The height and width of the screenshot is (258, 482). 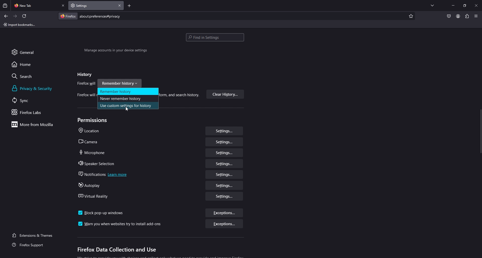 I want to click on more from mozilla, so click(x=35, y=124).